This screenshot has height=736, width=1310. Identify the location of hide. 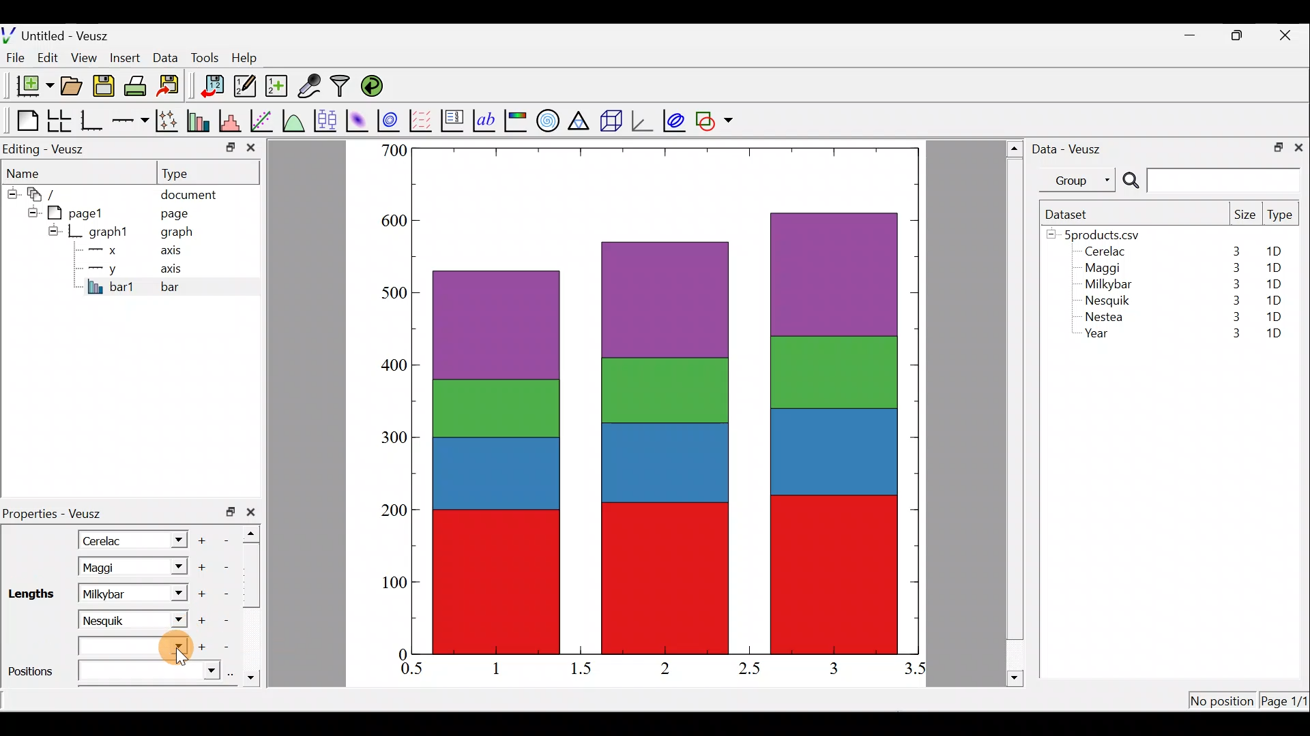
(30, 211).